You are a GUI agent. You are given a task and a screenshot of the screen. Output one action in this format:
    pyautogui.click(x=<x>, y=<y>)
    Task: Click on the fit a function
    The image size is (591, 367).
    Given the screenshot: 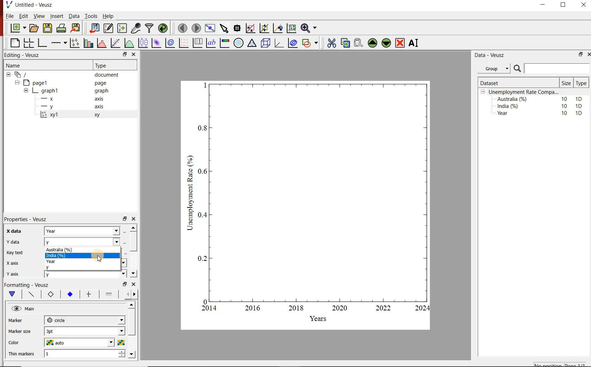 What is the action you would take?
    pyautogui.click(x=115, y=43)
    